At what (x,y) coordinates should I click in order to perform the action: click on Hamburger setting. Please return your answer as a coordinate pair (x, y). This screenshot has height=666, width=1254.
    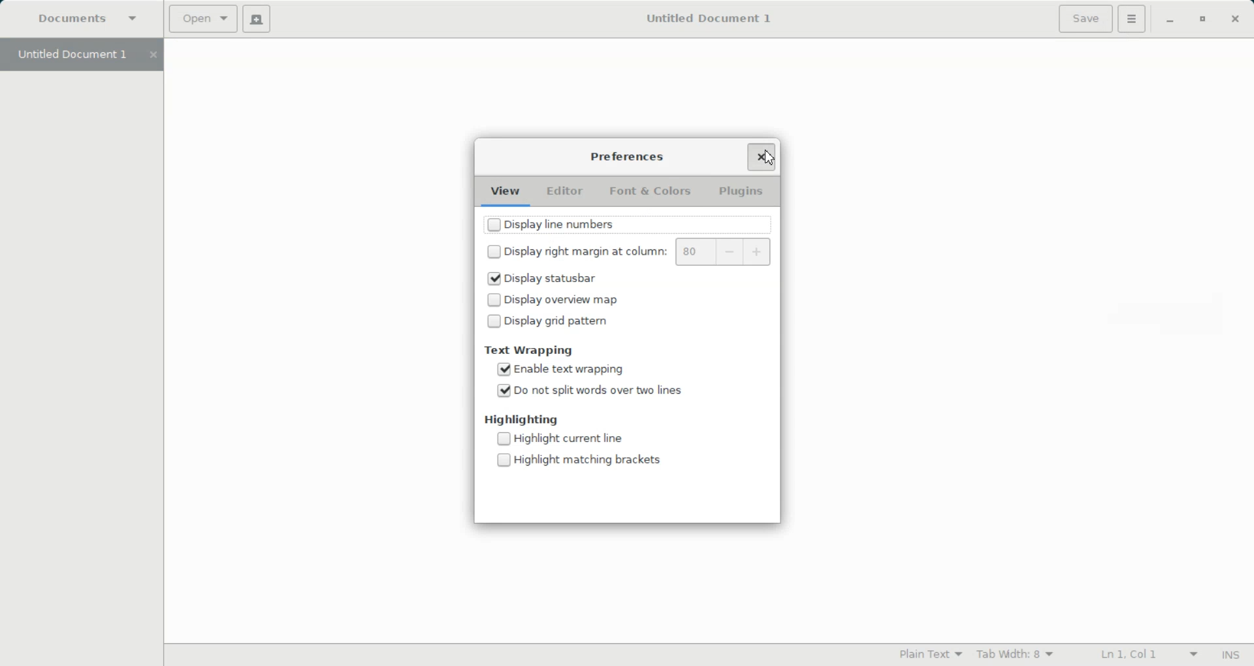
    Looking at the image, I should click on (1133, 19).